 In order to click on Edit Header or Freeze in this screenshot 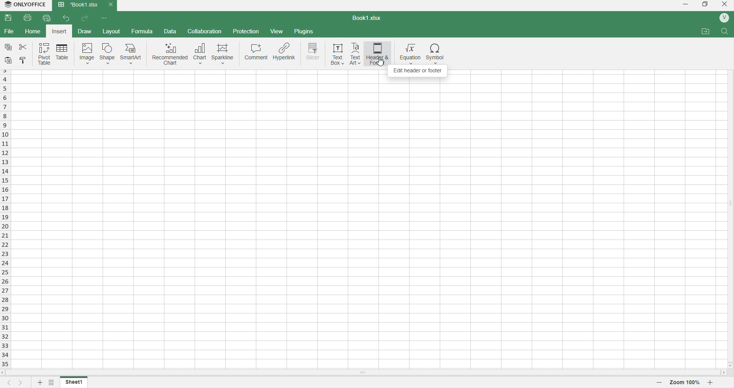, I will do `click(418, 72)`.